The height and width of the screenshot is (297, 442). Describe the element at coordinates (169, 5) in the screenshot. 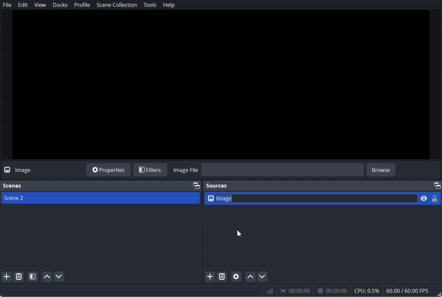

I see `Help` at that location.